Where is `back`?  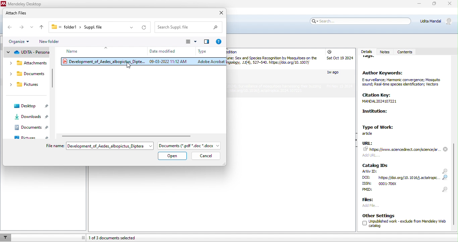 back is located at coordinates (9, 27).